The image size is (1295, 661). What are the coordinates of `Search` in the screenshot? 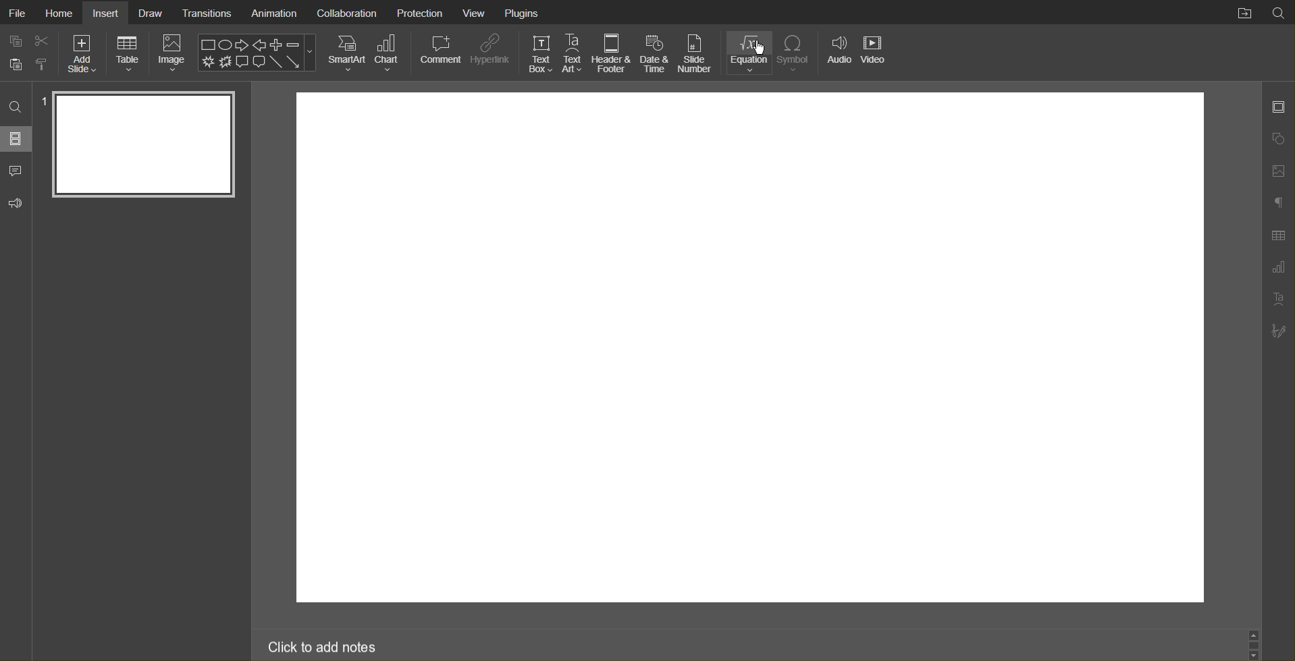 It's located at (16, 108).